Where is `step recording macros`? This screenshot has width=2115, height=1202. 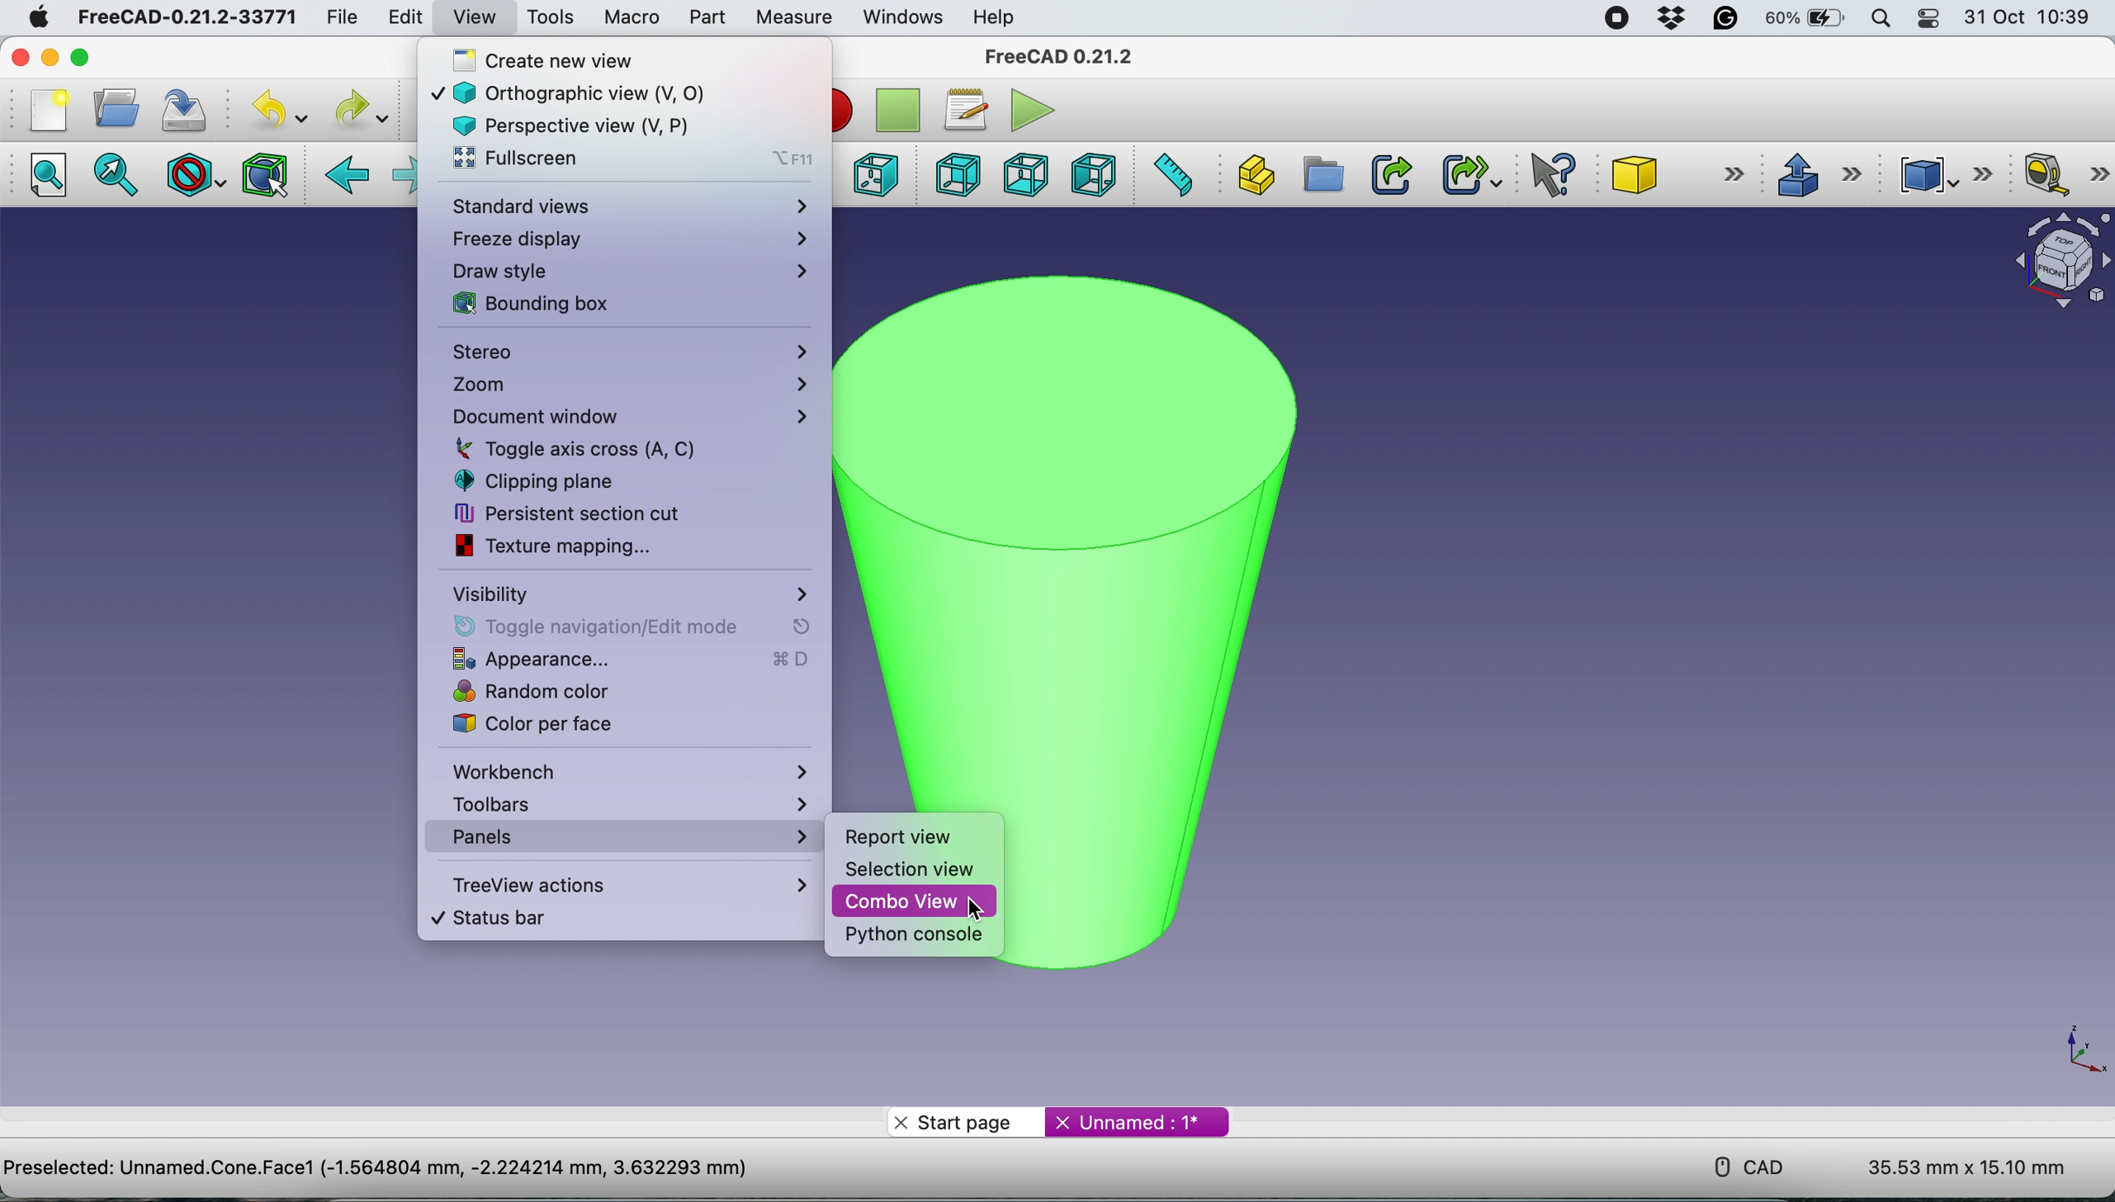
step recording macros is located at coordinates (898, 111).